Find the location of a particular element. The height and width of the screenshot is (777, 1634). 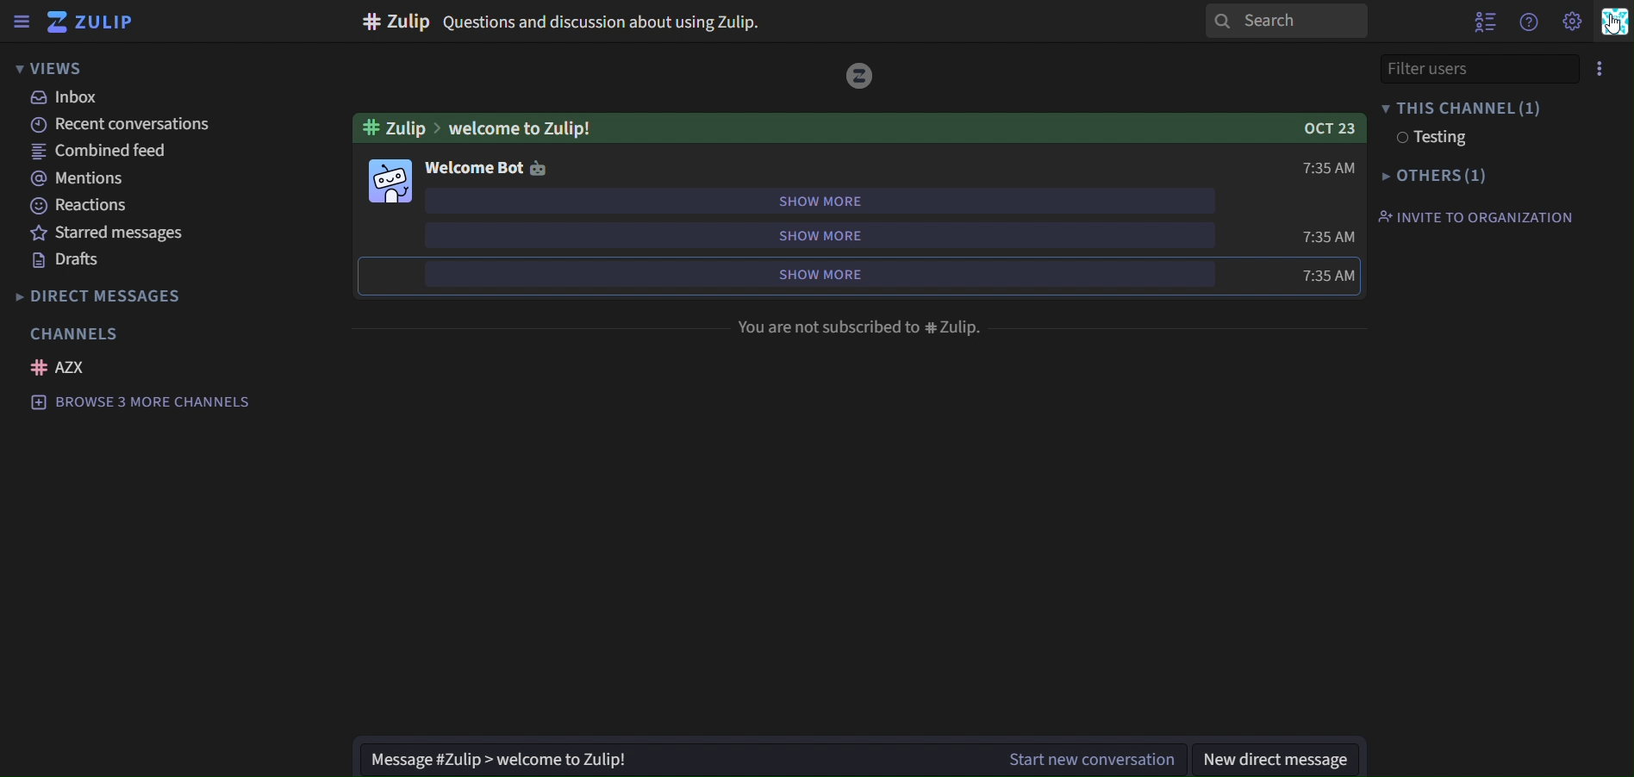

combined feed is located at coordinates (101, 152).